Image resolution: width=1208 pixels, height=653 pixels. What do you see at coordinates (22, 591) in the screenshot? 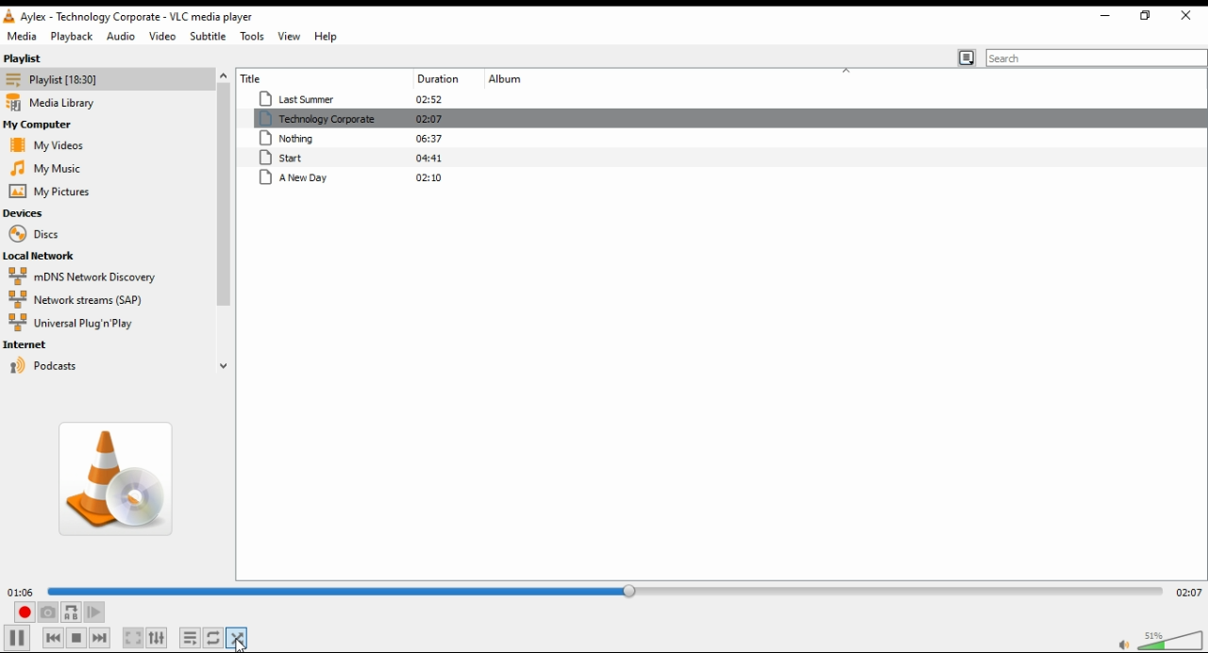
I see `01:06` at bounding box center [22, 591].